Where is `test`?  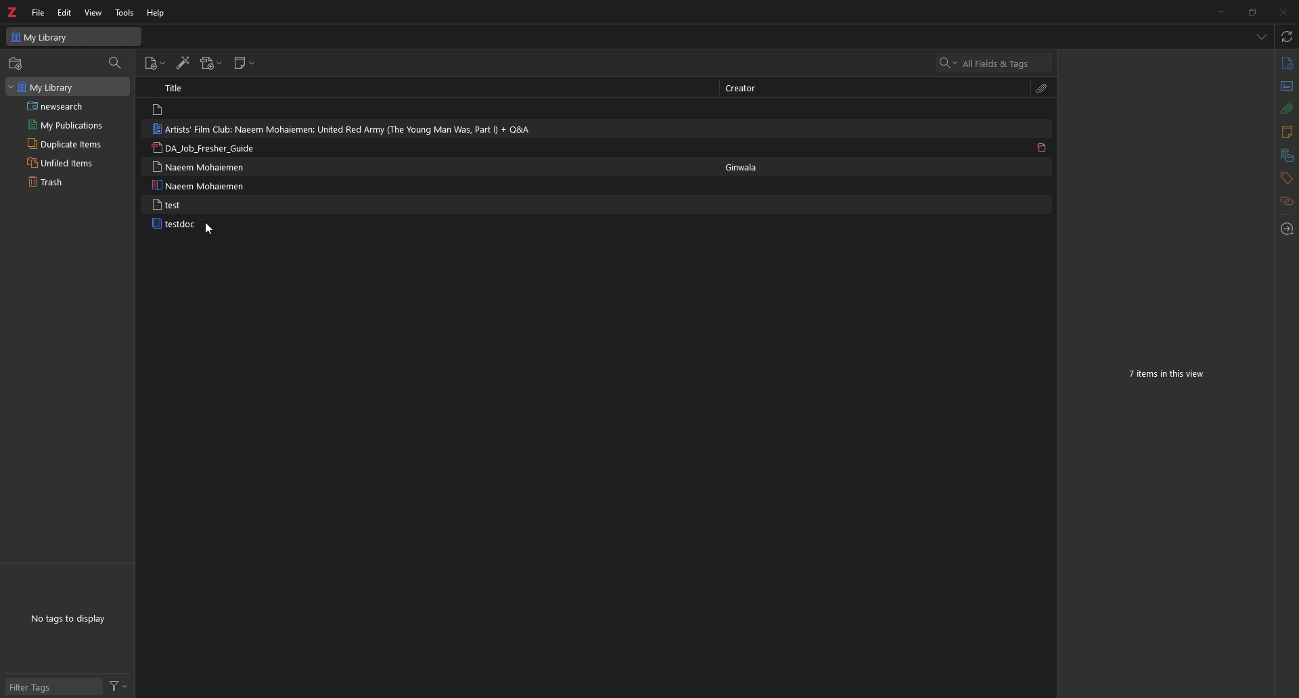
test is located at coordinates (171, 204).